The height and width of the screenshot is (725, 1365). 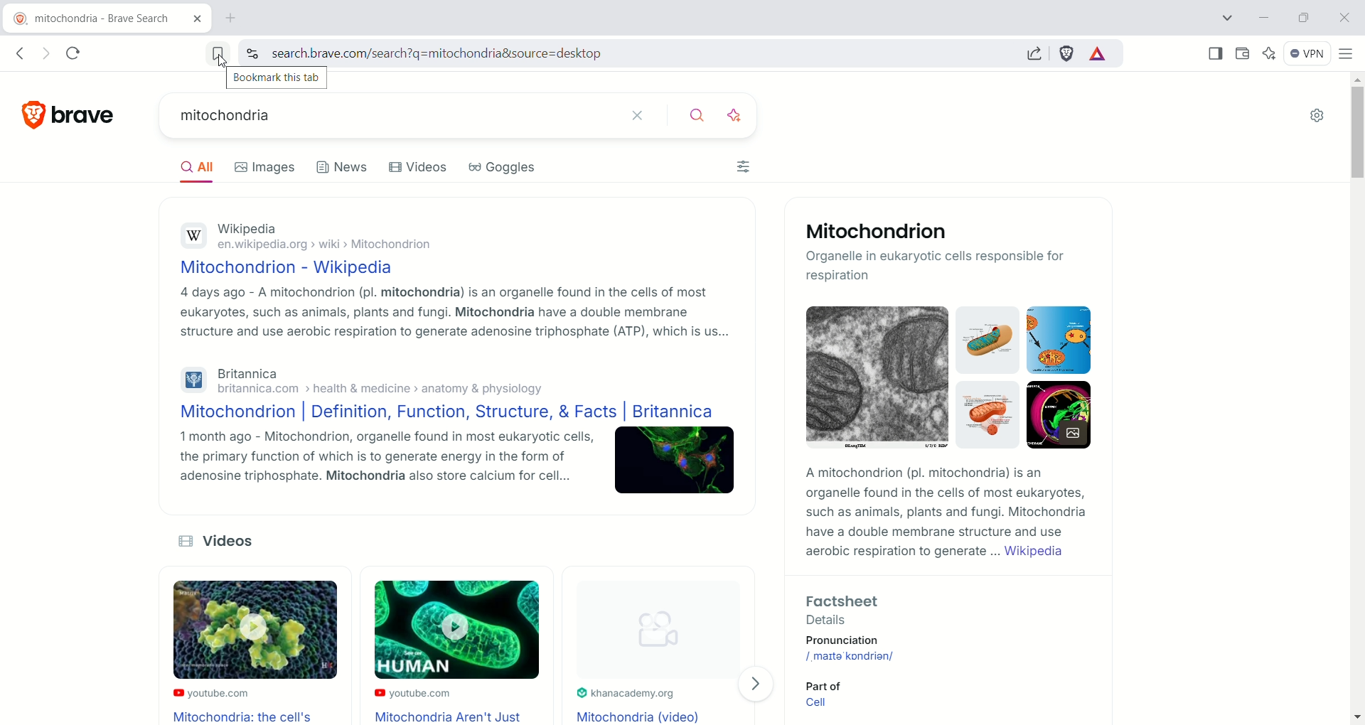 I want to click on logo, so click(x=26, y=115).